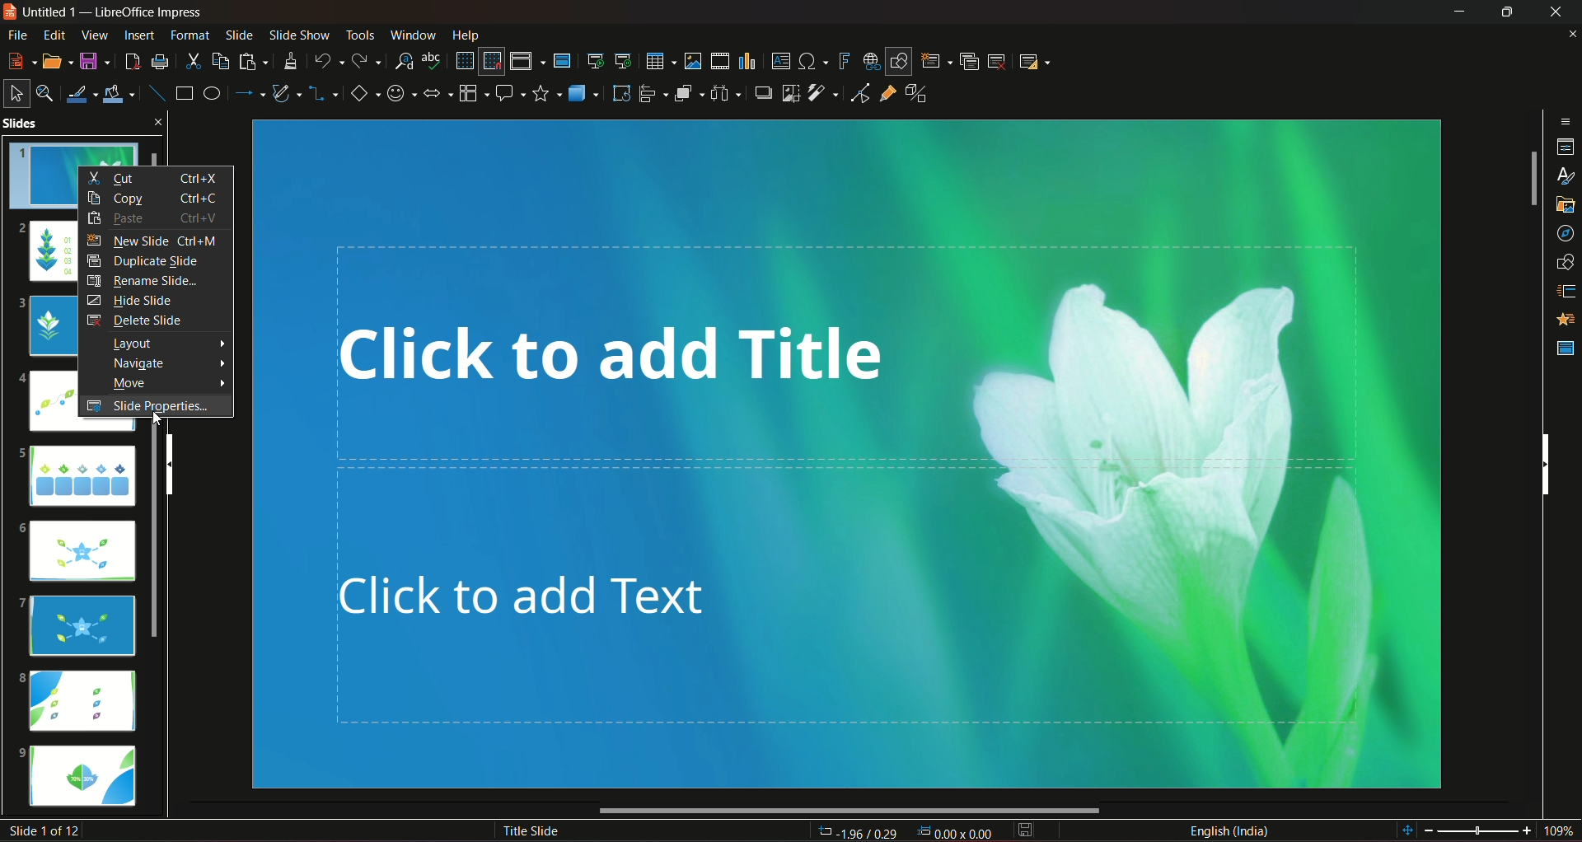  I want to click on basic shapes, so click(363, 94).